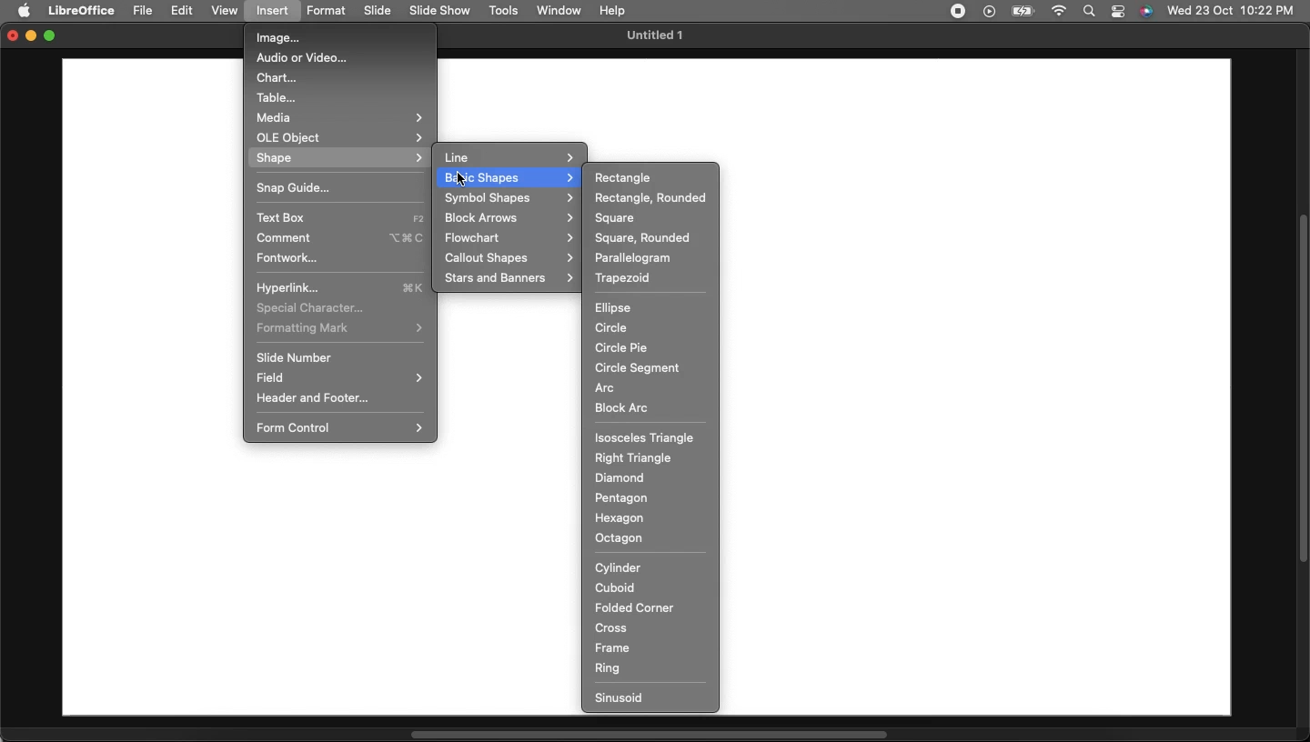 This screenshot has height=742, width=1310. I want to click on LibreOffice, so click(82, 8).